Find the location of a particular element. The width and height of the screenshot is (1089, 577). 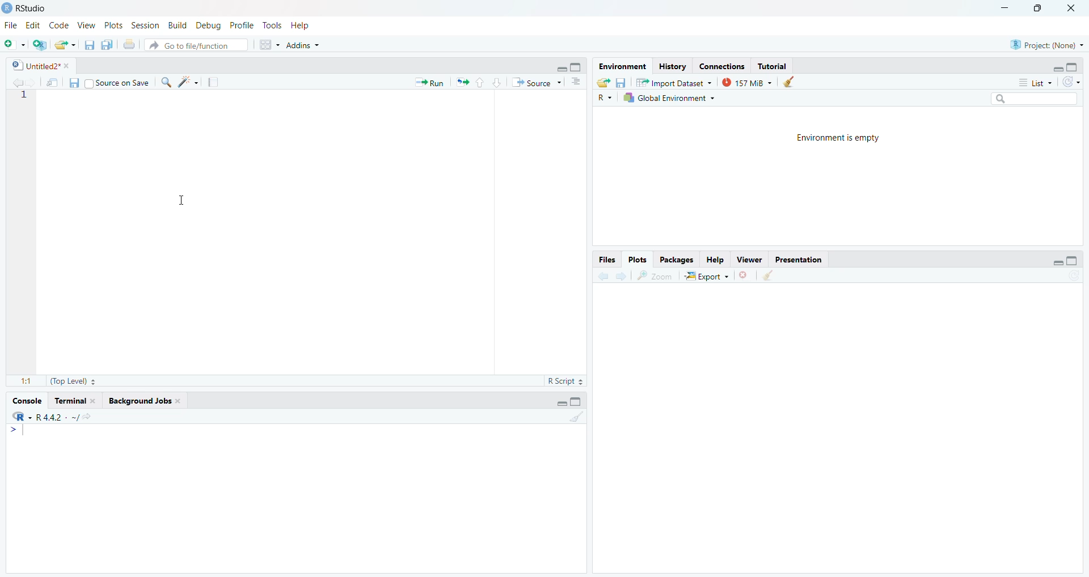

View is located at coordinates (86, 24).